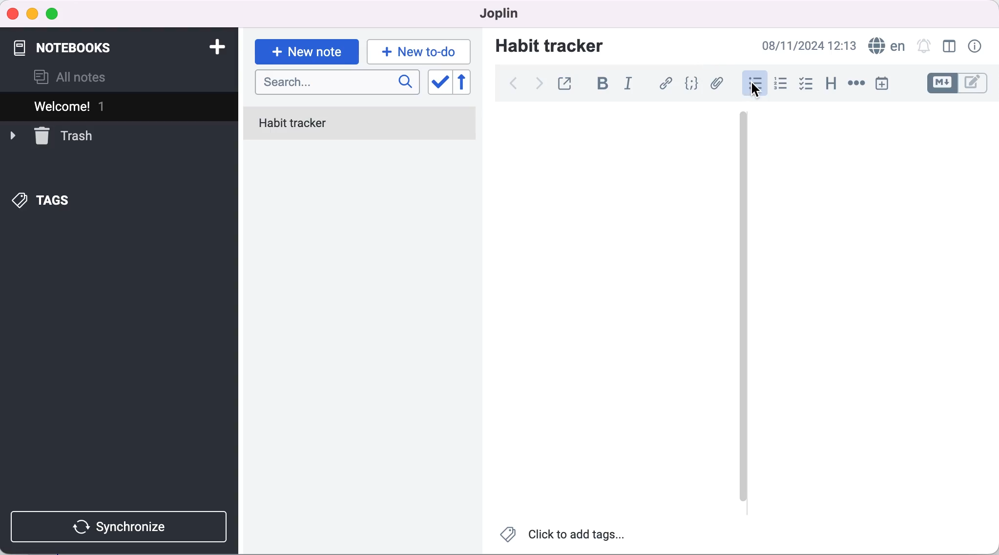 The image size is (999, 555). What do you see at coordinates (667, 83) in the screenshot?
I see `hyperlink` at bounding box center [667, 83].